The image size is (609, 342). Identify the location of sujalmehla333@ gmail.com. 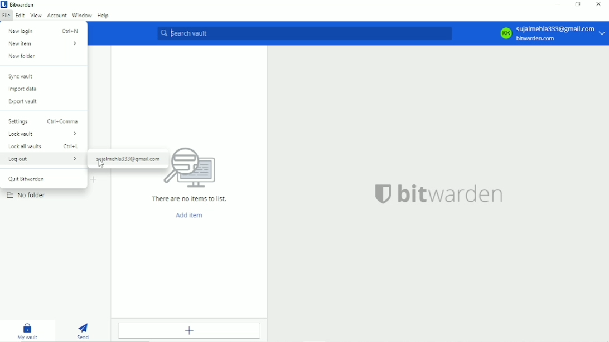
(128, 159).